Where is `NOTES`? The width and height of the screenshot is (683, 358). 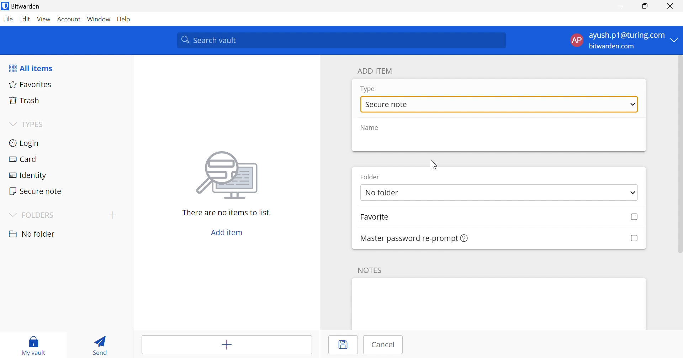
NOTES is located at coordinates (370, 270).